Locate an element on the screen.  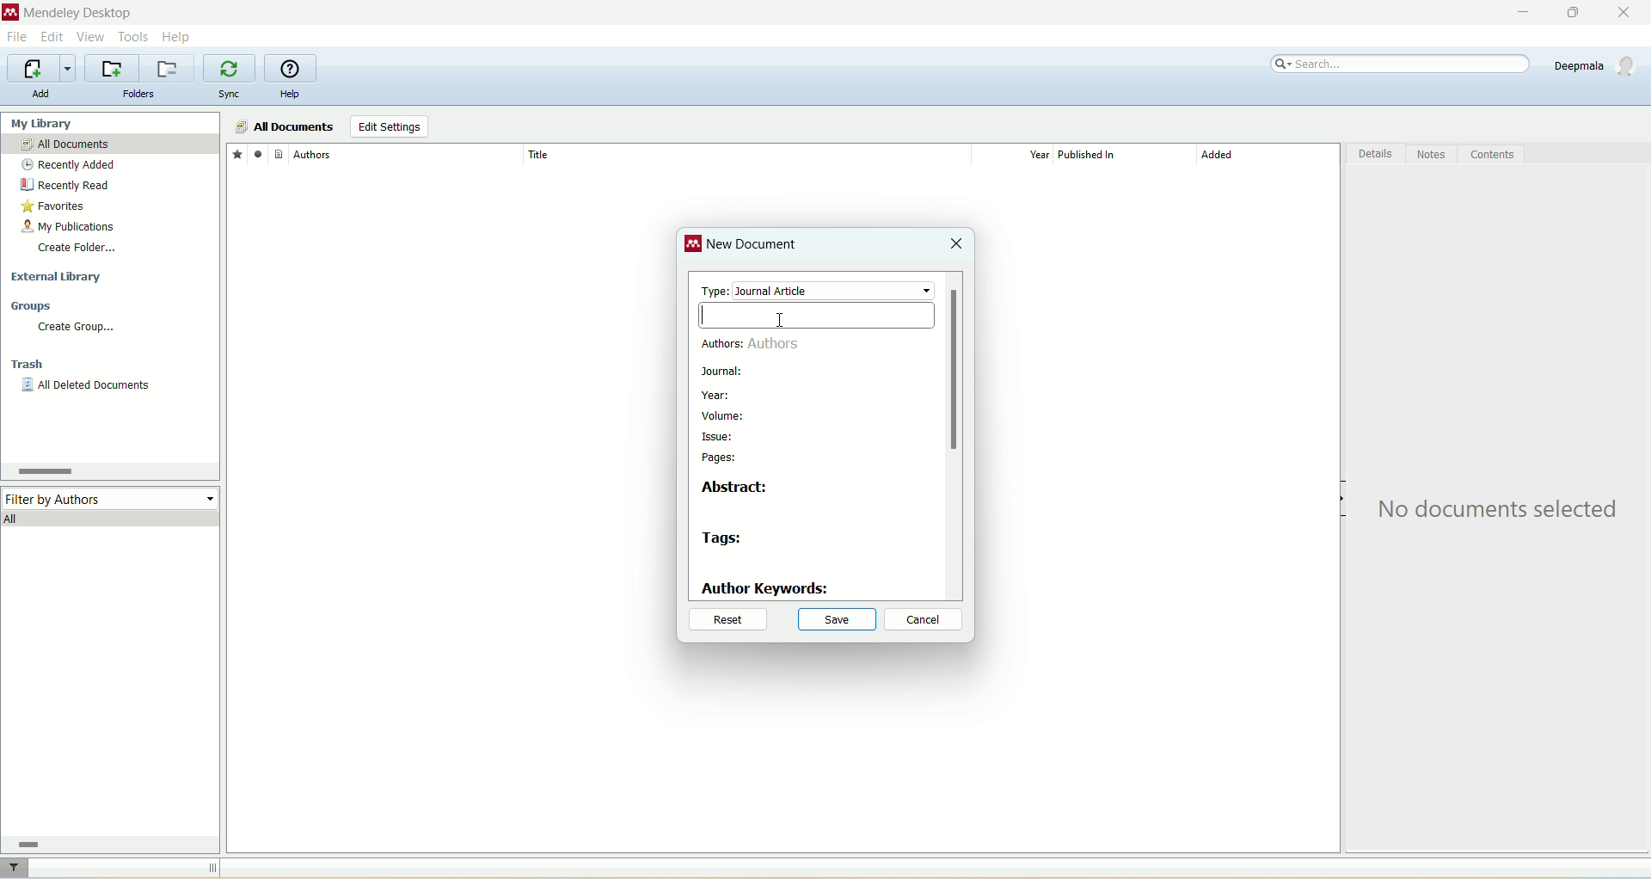
help is located at coordinates (290, 95).